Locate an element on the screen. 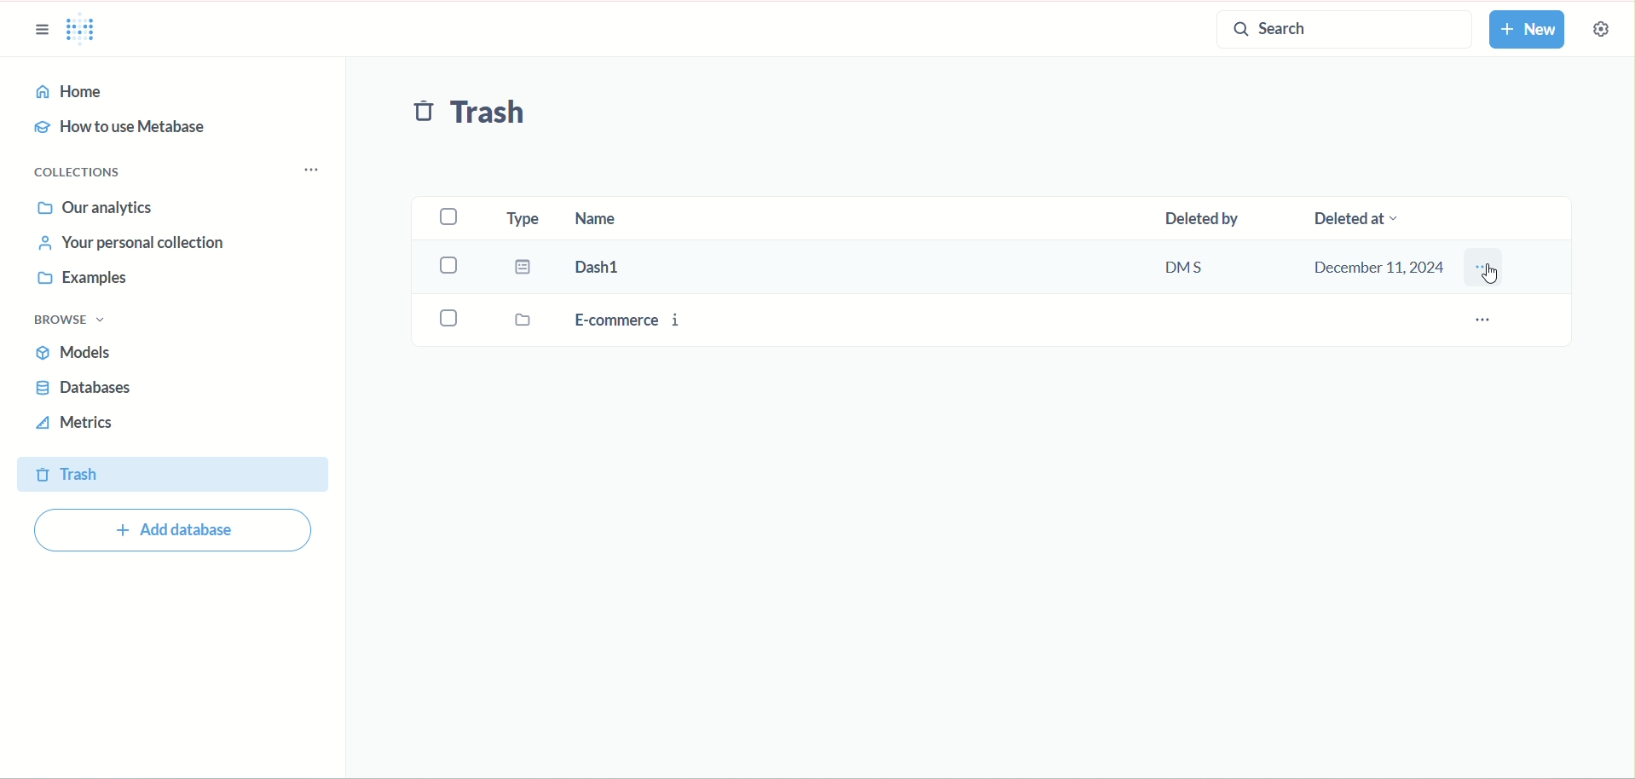 This screenshot has height=779, width=1635. deleted by is located at coordinates (1211, 217).